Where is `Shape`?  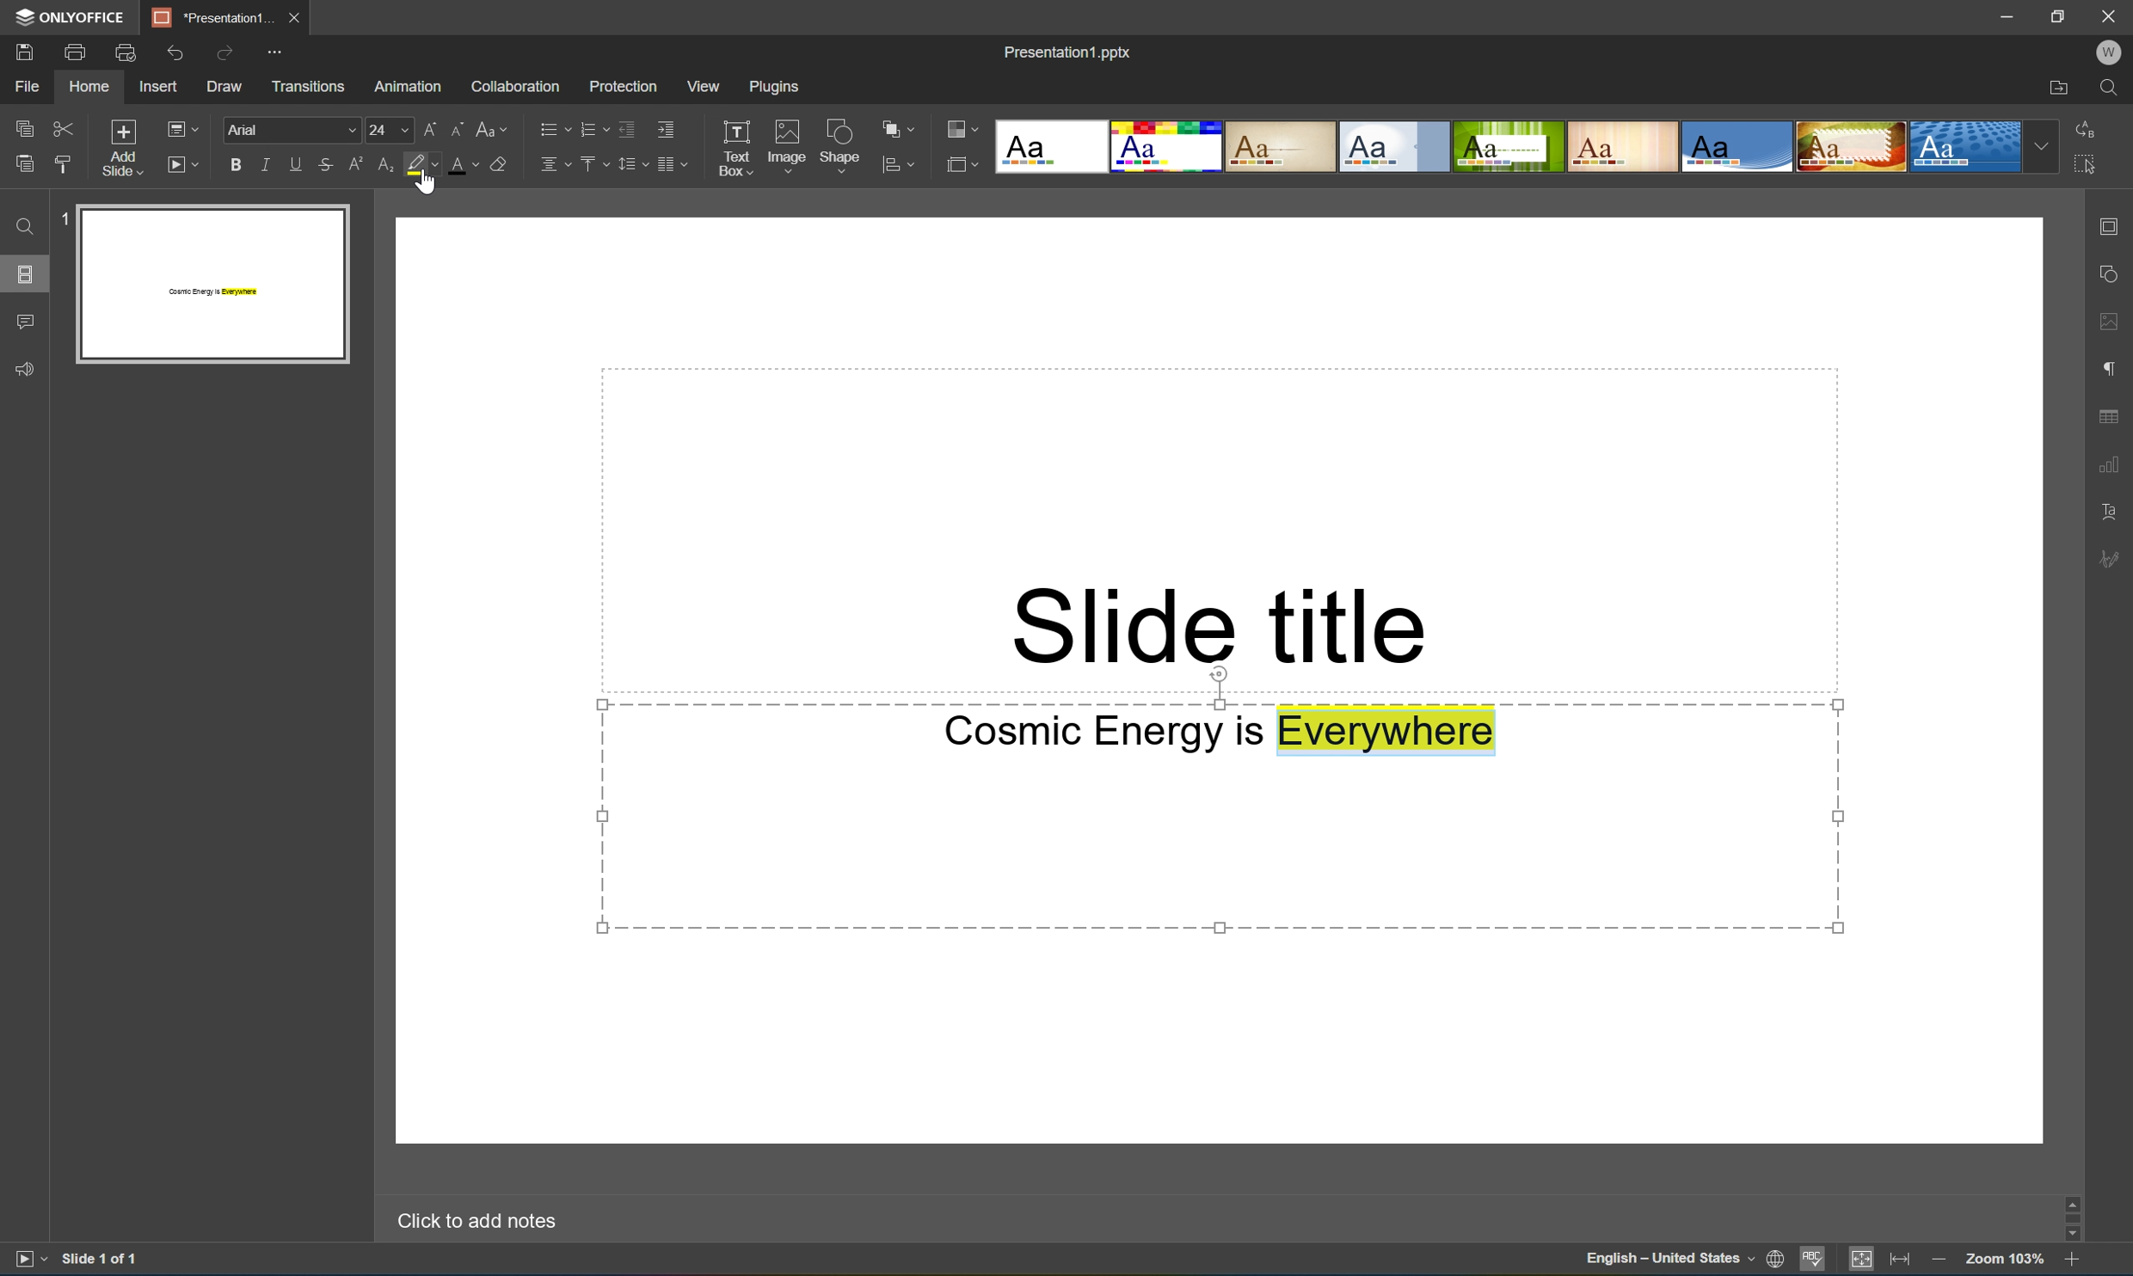 Shape is located at coordinates (840, 144).